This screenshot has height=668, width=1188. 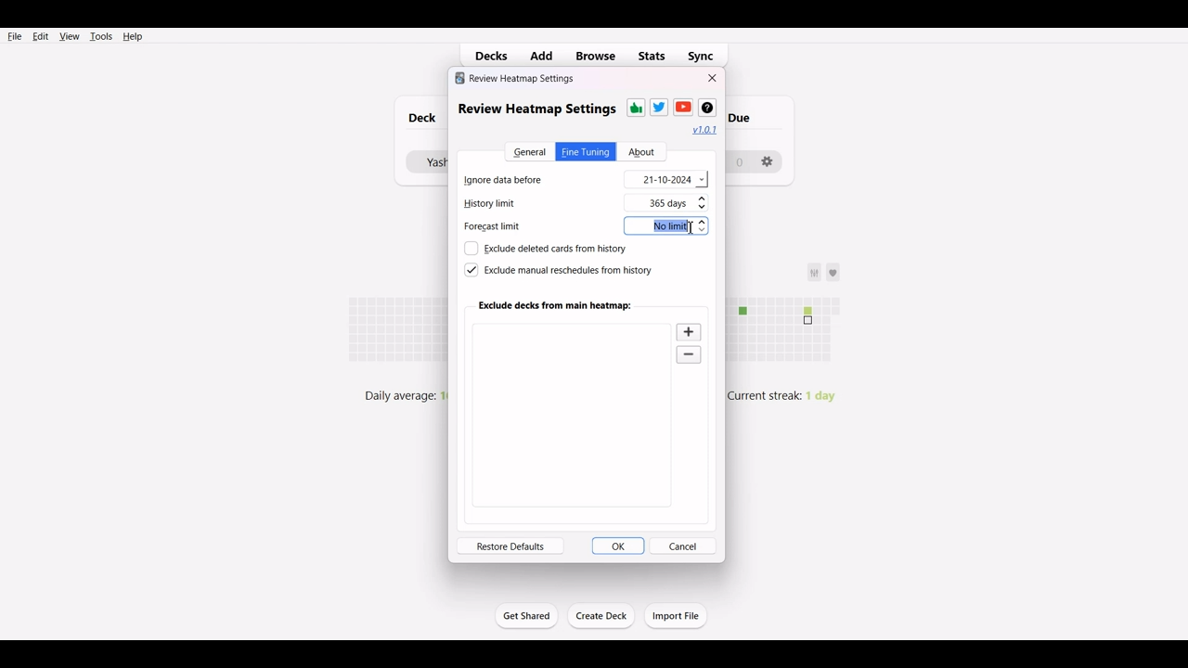 I want to click on Tools, so click(x=100, y=36).